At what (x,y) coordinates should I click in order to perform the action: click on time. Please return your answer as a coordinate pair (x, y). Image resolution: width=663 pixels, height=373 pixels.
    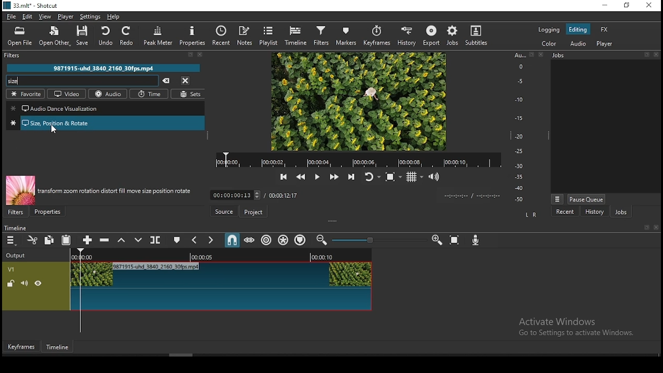
    Looking at the image, I should click on (150, 94).